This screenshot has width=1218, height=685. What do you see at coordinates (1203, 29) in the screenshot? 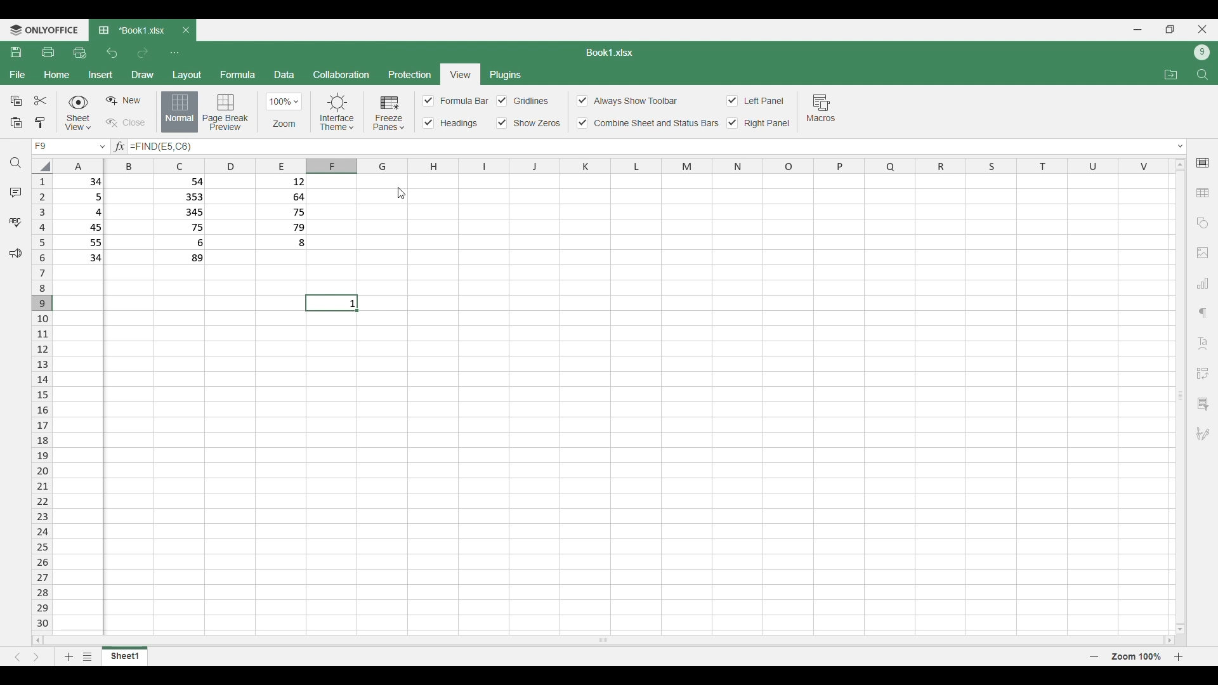
I see `Close interface` at bounding box center [1203, 29].